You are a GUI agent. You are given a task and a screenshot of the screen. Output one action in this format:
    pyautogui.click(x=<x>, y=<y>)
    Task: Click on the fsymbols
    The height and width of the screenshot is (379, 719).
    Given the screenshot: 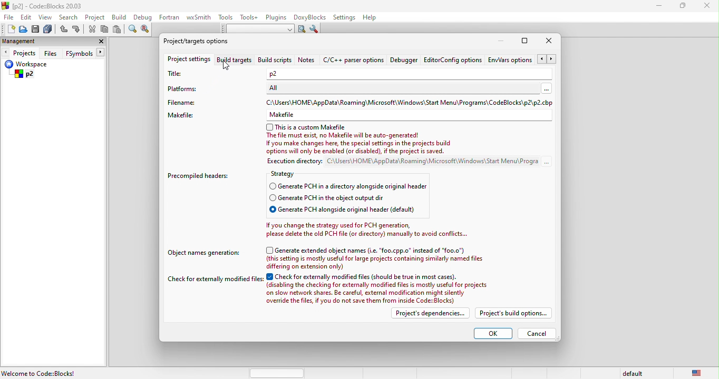 What is the action you would take?
    pyautogui.click(x=88, y=53)
    